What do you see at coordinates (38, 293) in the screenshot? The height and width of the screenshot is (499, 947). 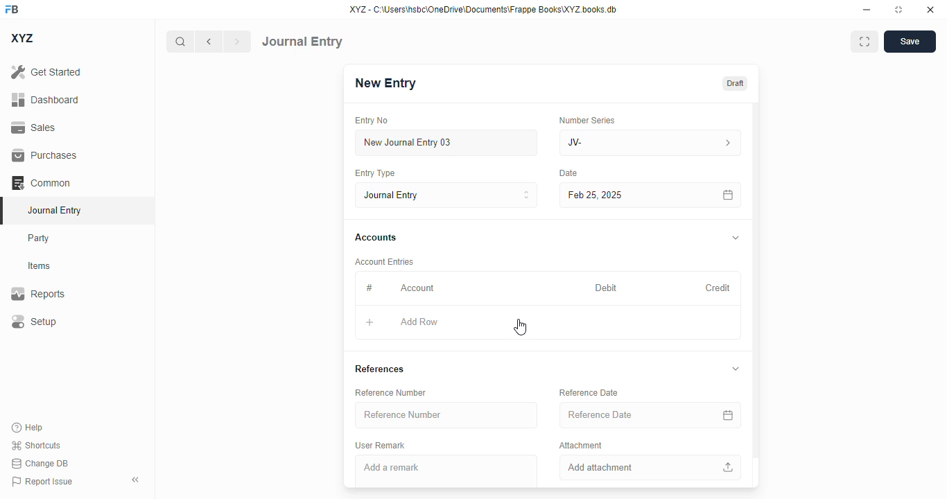 I see `reports` at bounding box center [38, 293].